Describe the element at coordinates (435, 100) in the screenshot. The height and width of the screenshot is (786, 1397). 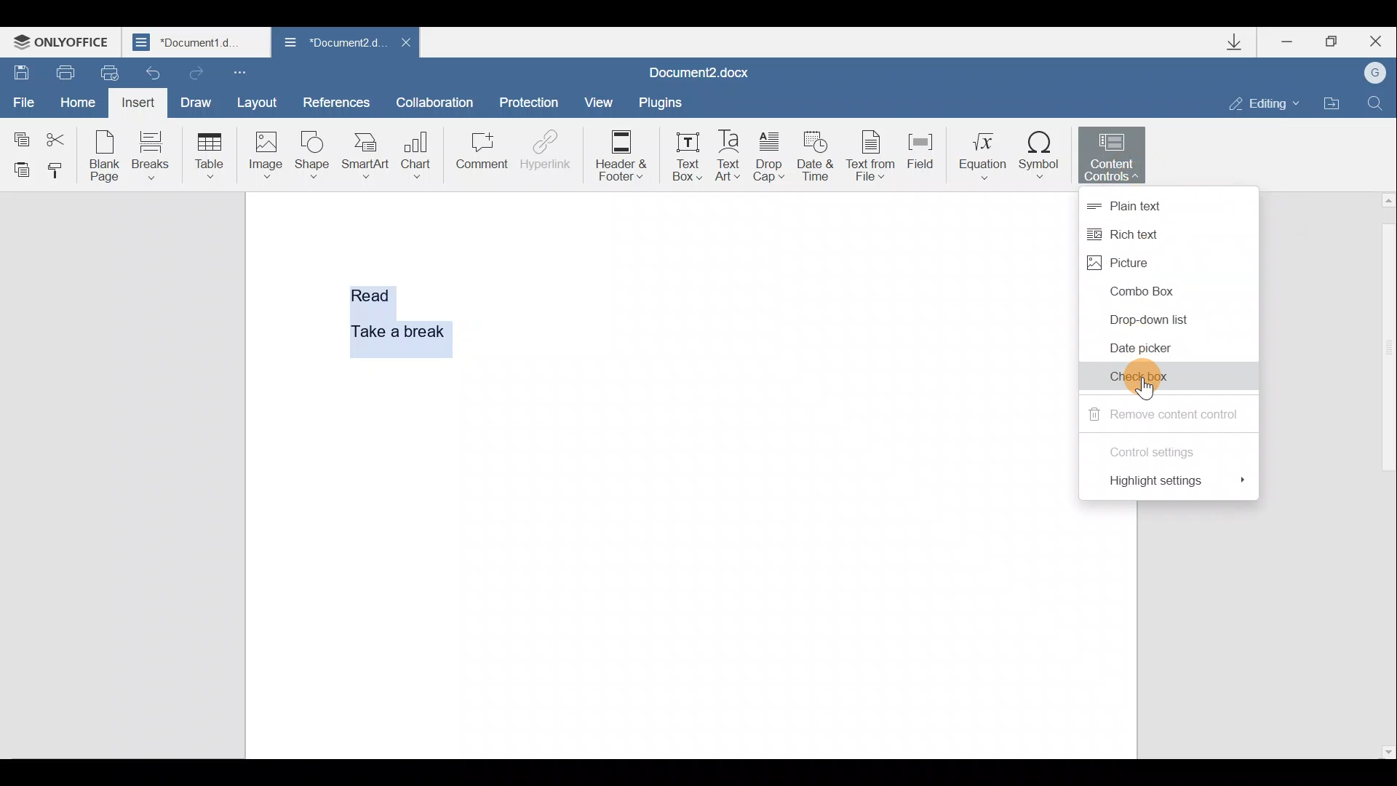
I see `Collaboration` at that location.